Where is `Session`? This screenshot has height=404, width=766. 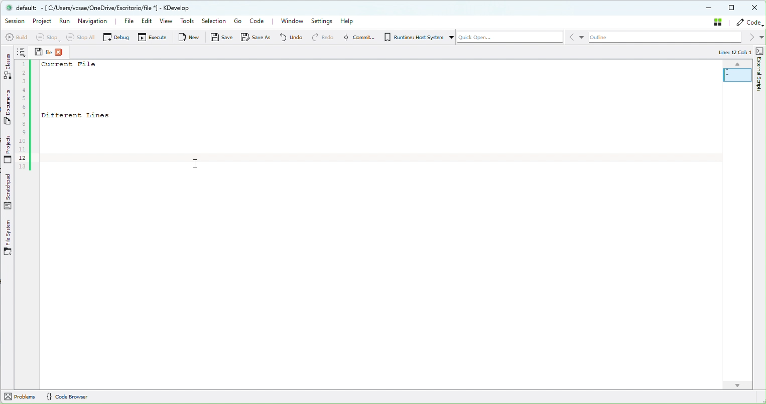 Session is located at coordinates (14, 22).